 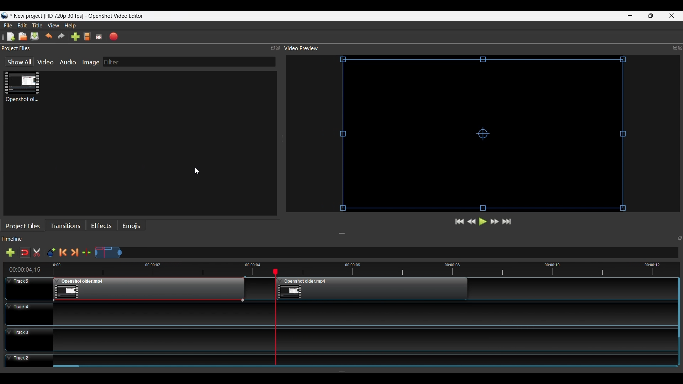 I want to click on Track Header, so click(x=28, y=288).